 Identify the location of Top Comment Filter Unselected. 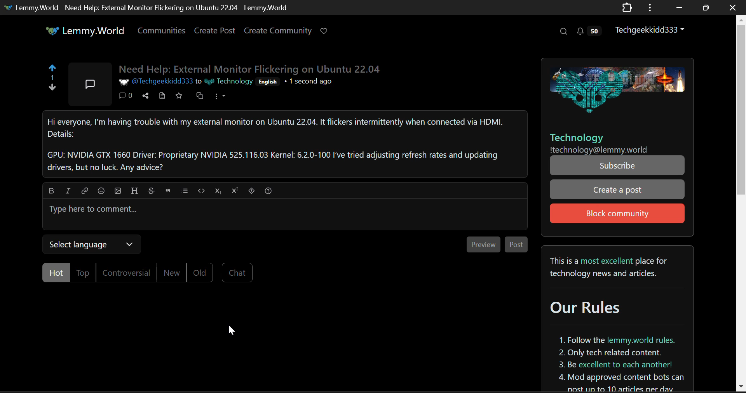
(84, 273).